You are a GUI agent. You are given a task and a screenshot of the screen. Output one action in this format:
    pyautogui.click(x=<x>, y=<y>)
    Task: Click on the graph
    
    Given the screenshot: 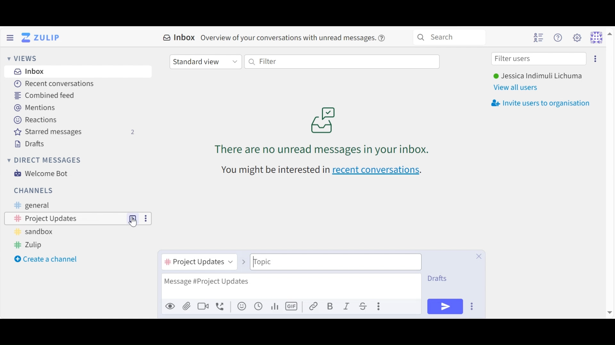 What is the action you would take?
    pyautogui.click(x=276, y=306)
    